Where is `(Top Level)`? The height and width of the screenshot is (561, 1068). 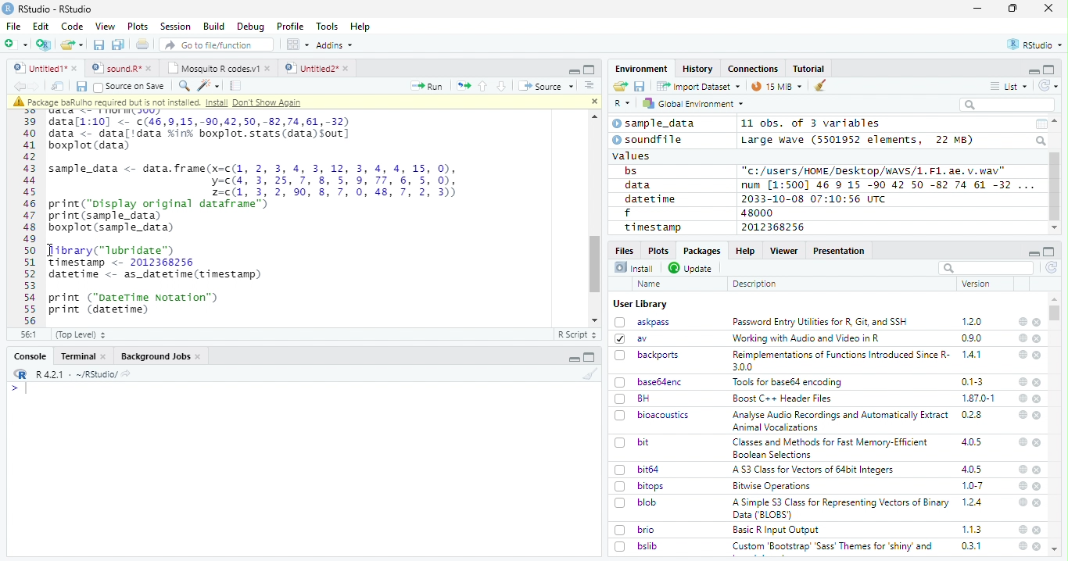
(Top Level) is located at coordinates (80, 334).